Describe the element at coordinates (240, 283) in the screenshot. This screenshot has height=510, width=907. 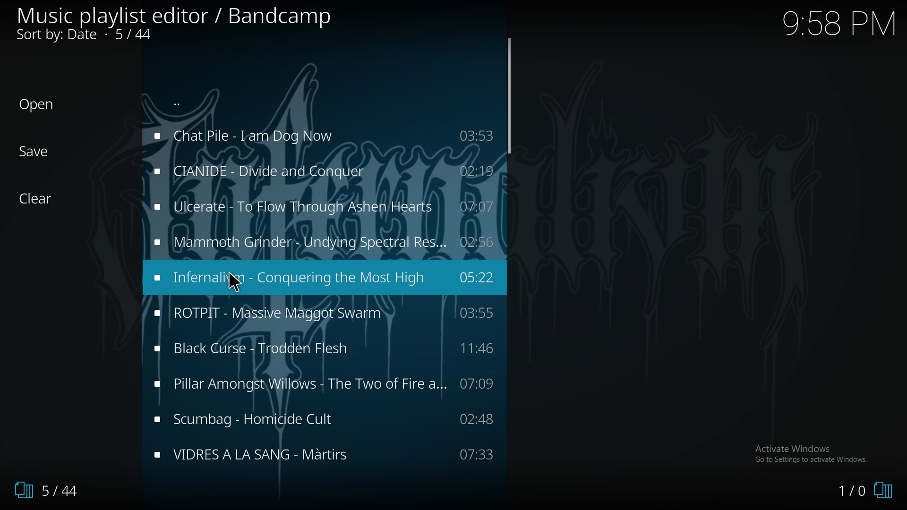
I see `Pointer Cursor` at that location.